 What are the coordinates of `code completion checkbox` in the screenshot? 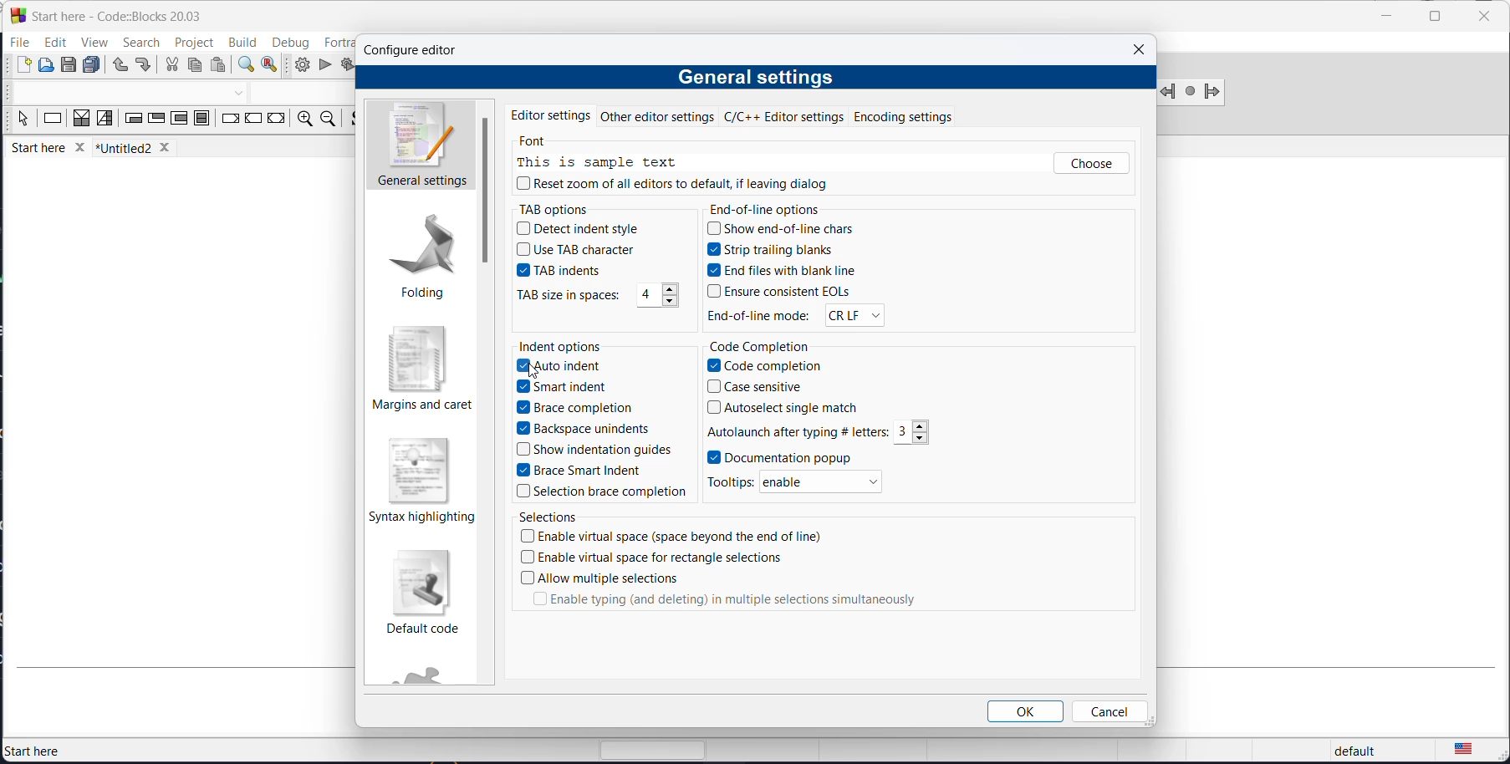 It's located at (766, 365).